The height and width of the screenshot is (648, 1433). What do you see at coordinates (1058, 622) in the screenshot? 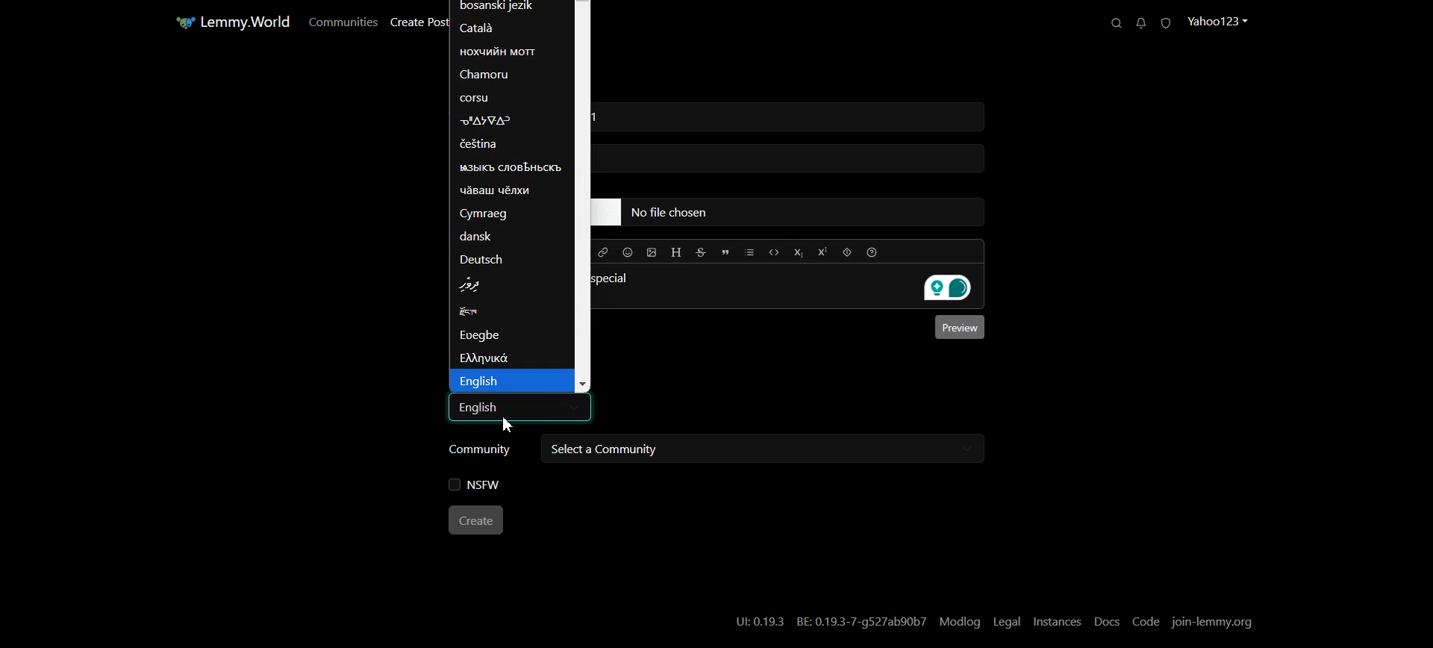
I see `Instances` at bounding box center [1058, 622].